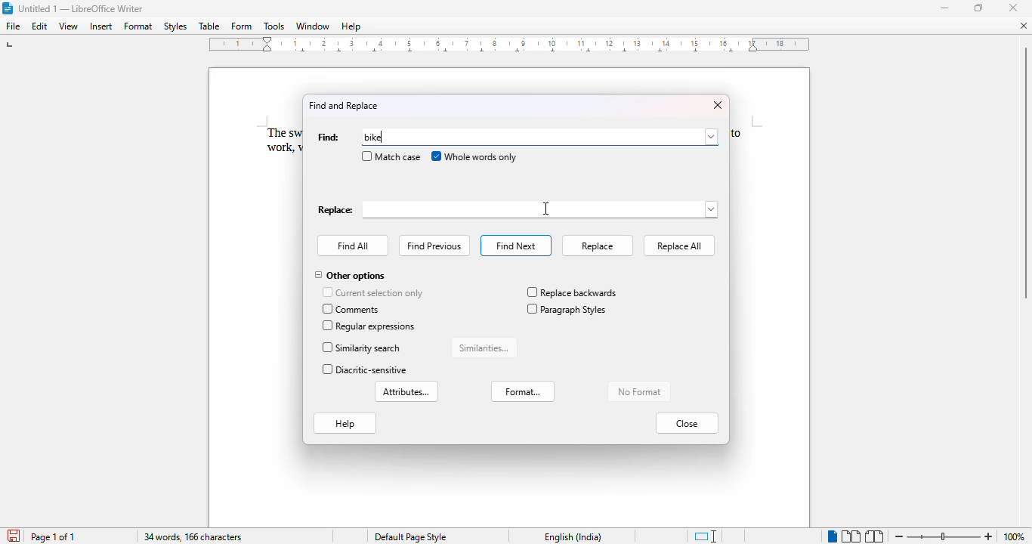  What do you see at coordinates (139, 26) in the screenshot?
I see `format` at bounding box center [139, 26].